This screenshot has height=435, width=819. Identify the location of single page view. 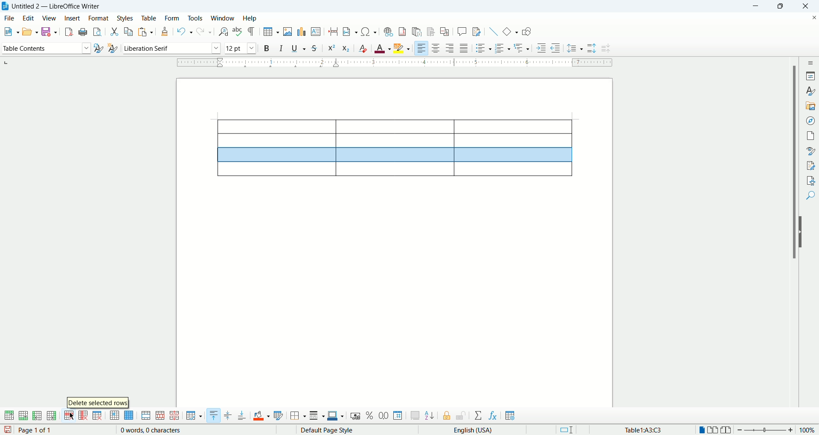
(701, 429).